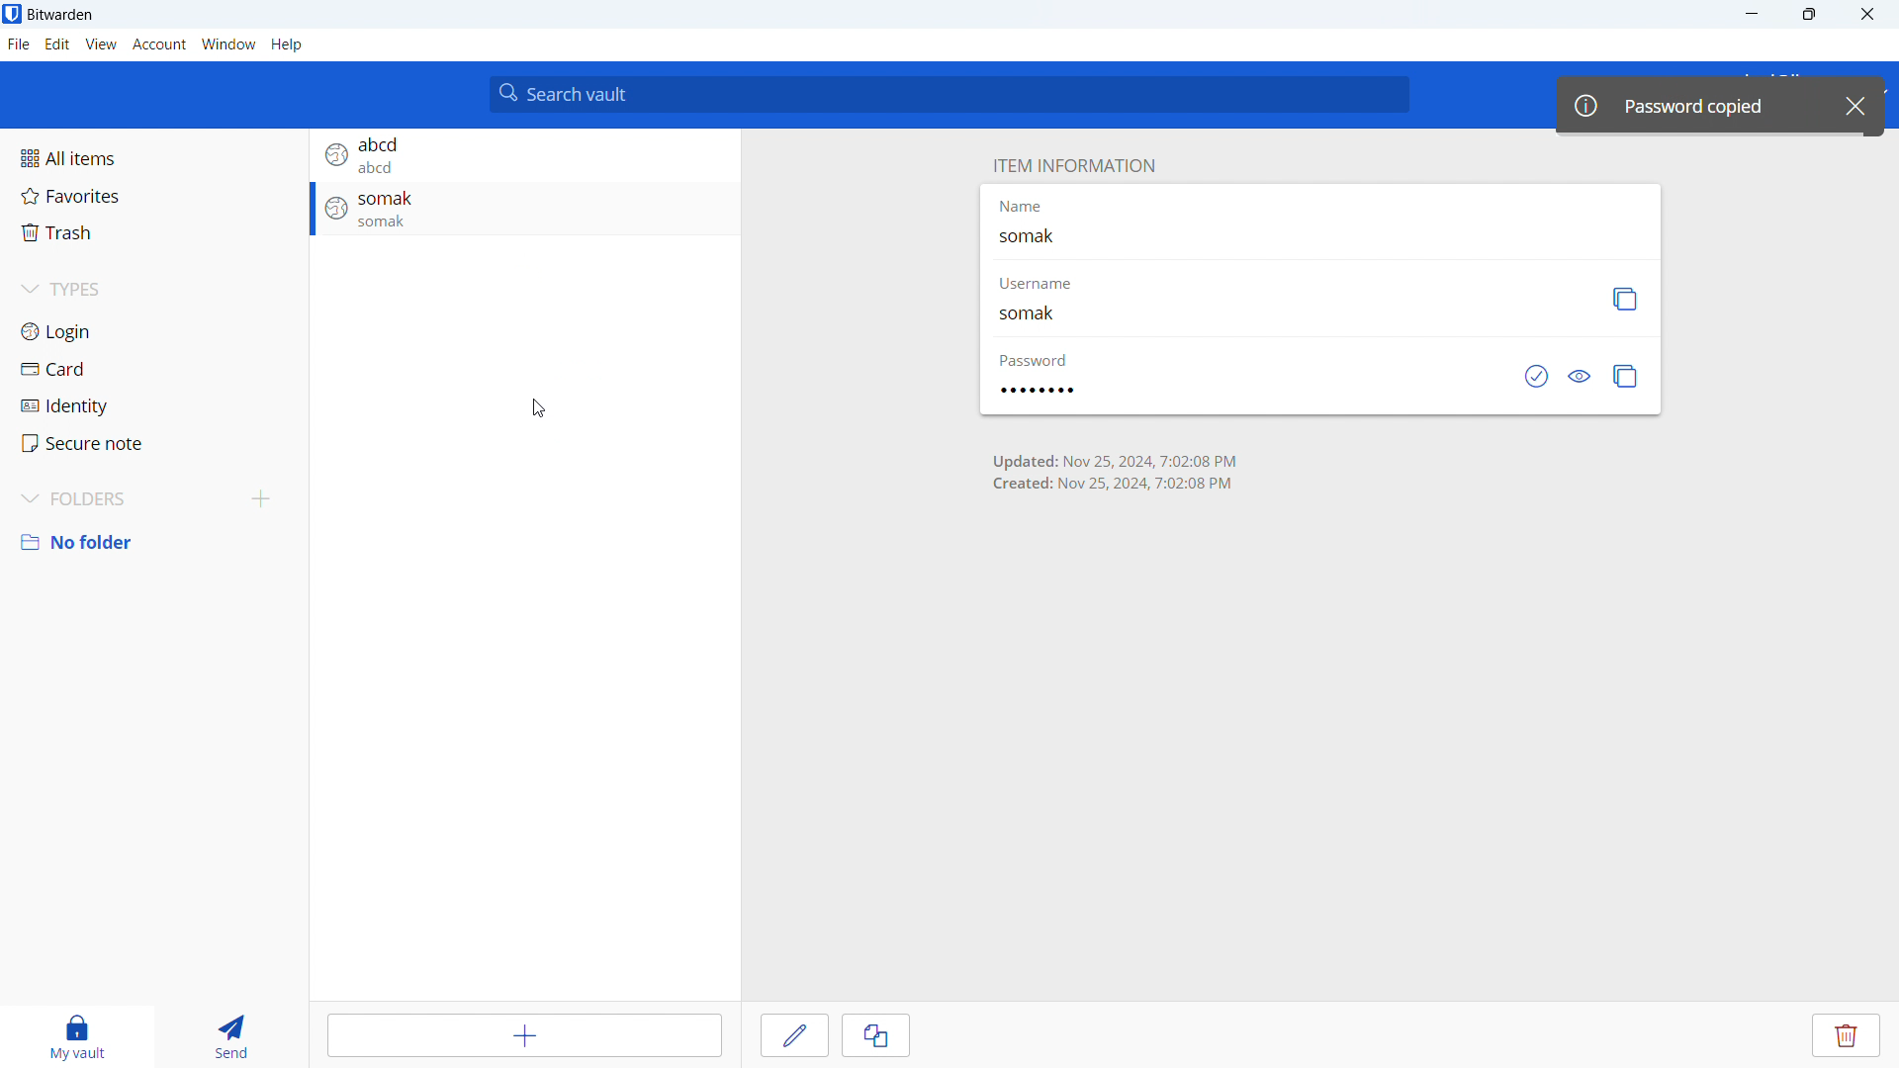 The height and width of the screenshot is (1068, 1899). Describe the element at coordinates (228, 44) in the screenshot. I see `window` at that location.